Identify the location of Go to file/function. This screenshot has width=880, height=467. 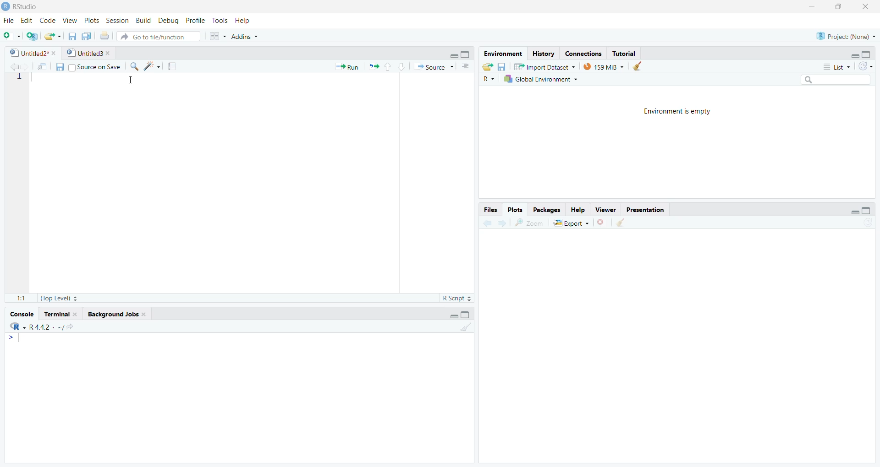
(158, 38).